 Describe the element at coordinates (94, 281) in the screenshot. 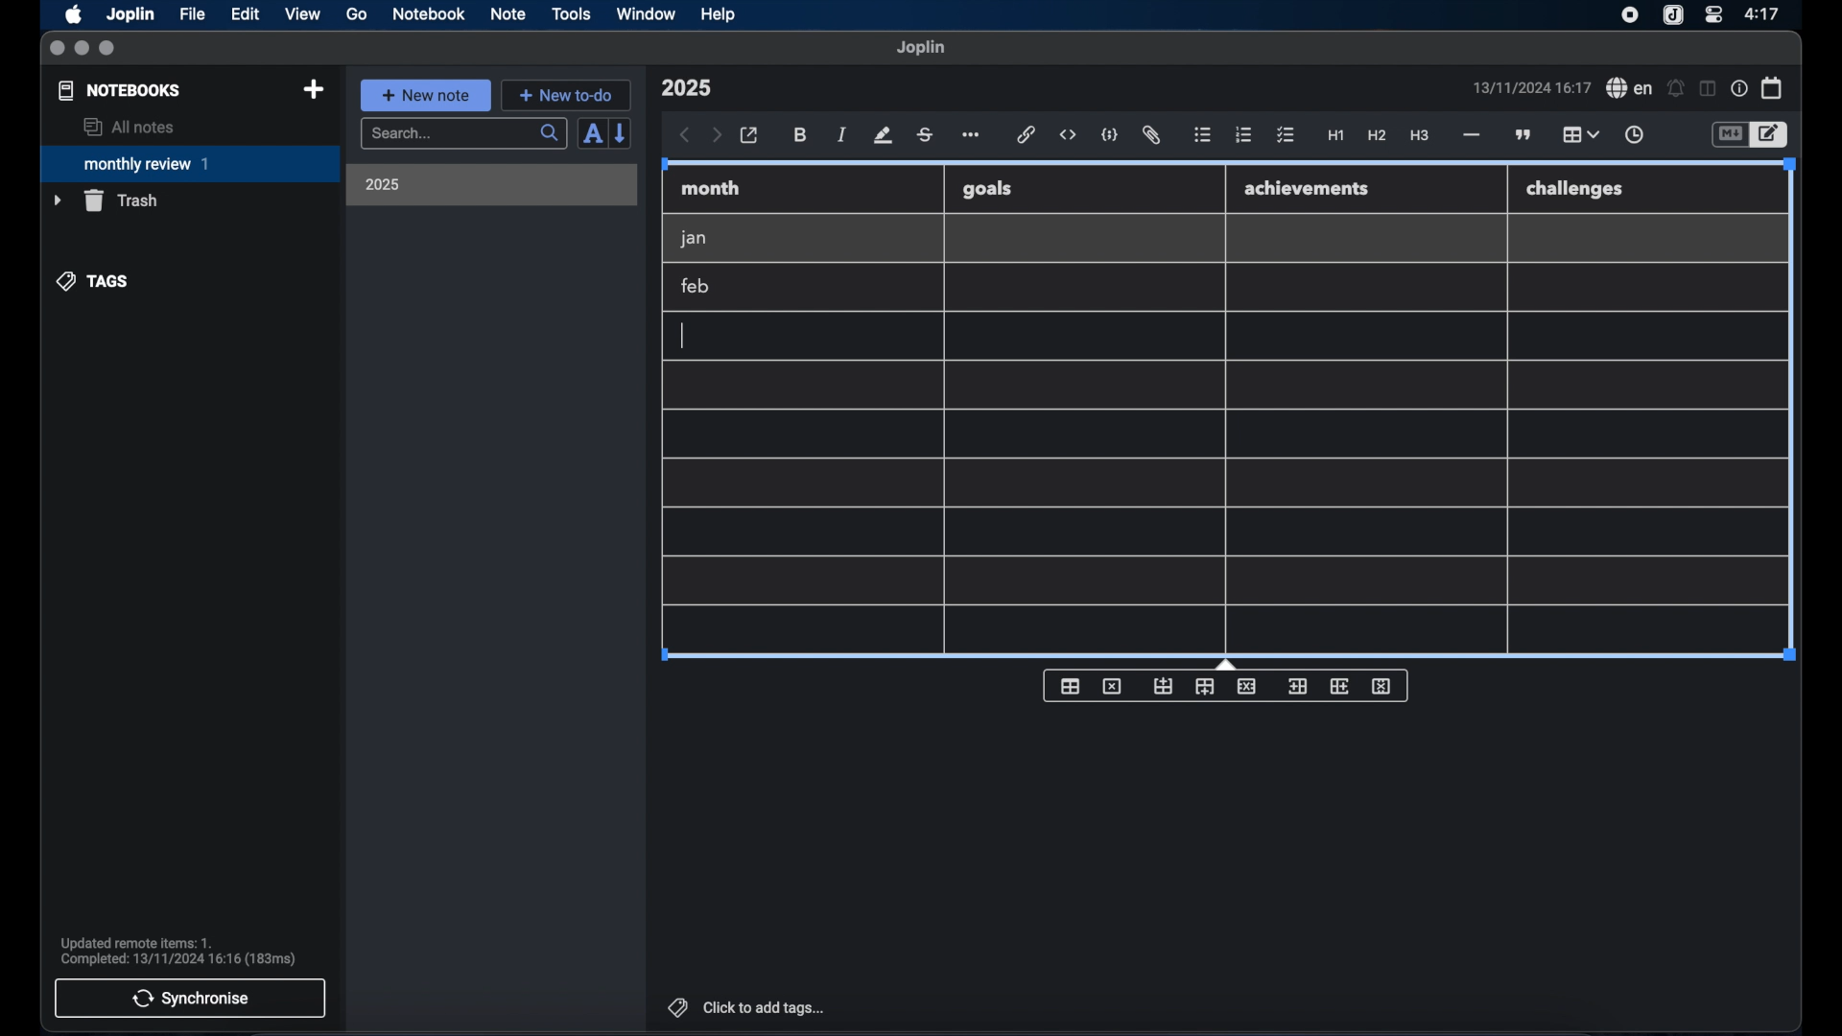

I see `tags` at that location.